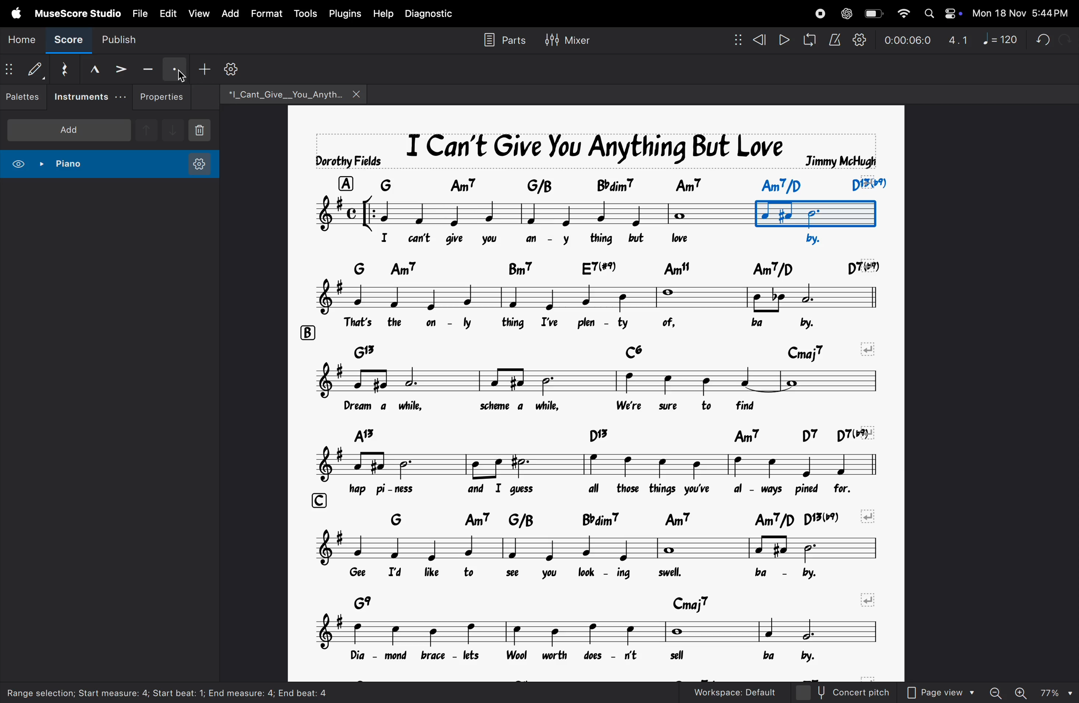 Image resolution: width=1079 pixels, height=703 pixels. Describe the element at coordinates (809, 39) in the screenshot. I see `loopback` at that location.